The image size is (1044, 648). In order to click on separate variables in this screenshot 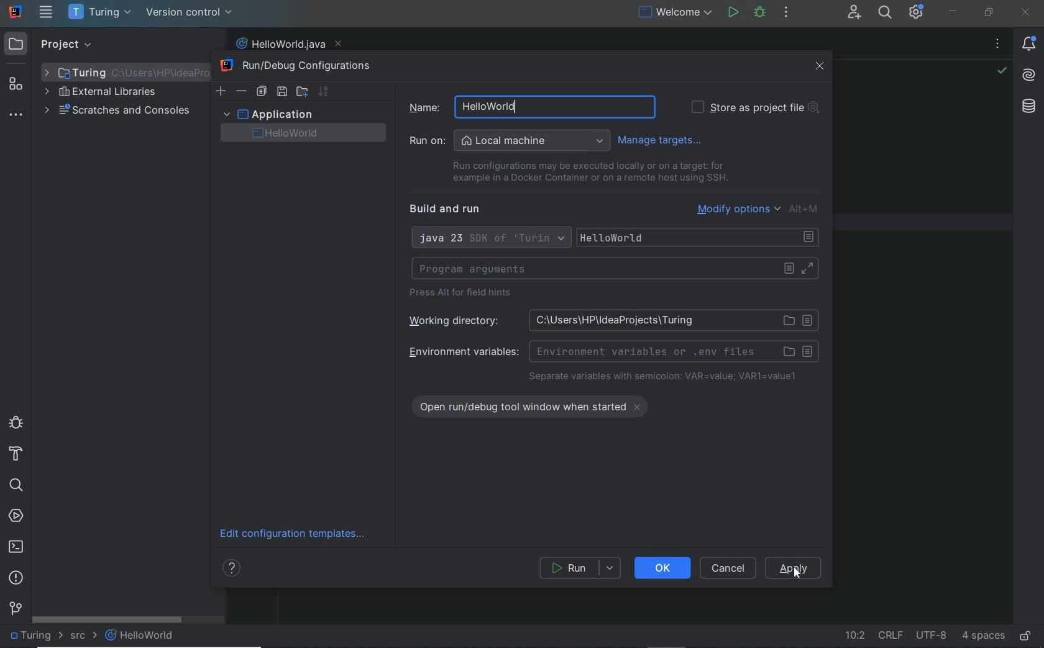, I will do `click(663, 377)`.